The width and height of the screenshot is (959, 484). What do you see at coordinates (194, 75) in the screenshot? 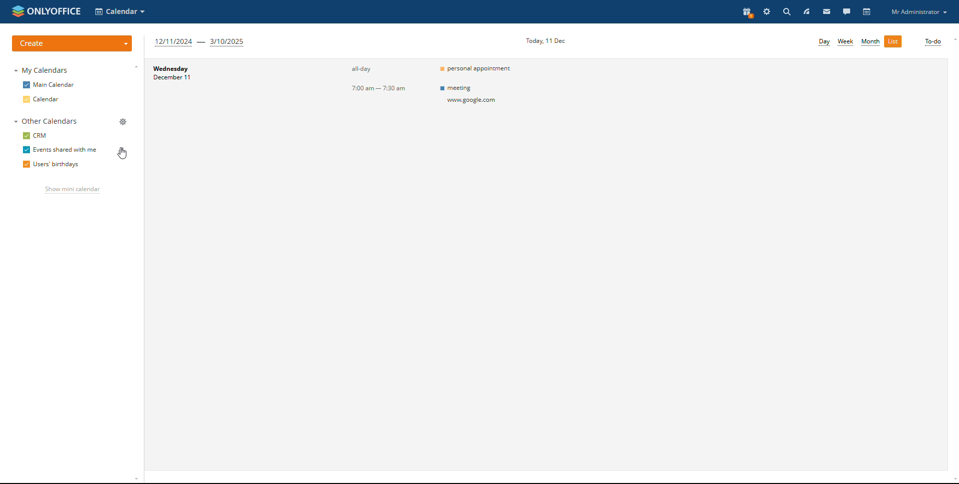
I see `day and date` at bounding box center [194, 75].